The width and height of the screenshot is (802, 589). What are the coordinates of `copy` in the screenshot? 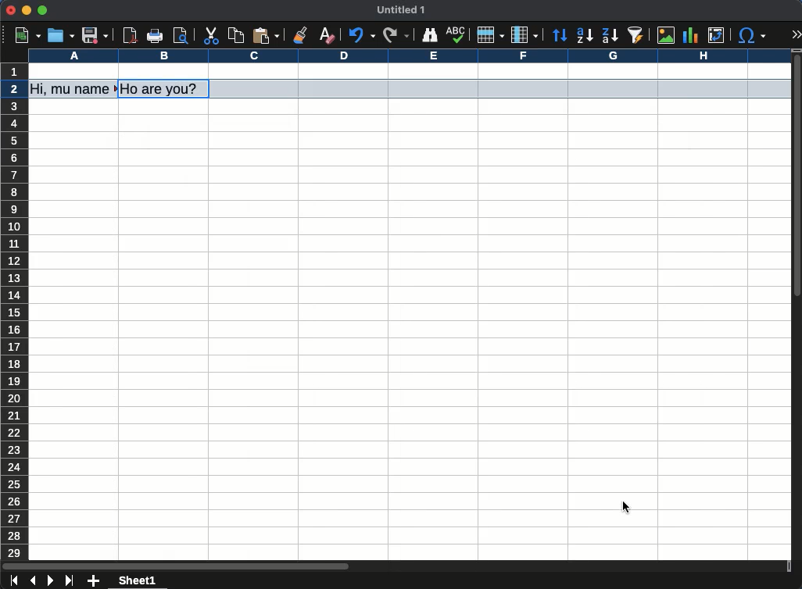 It's located at (236, 36).